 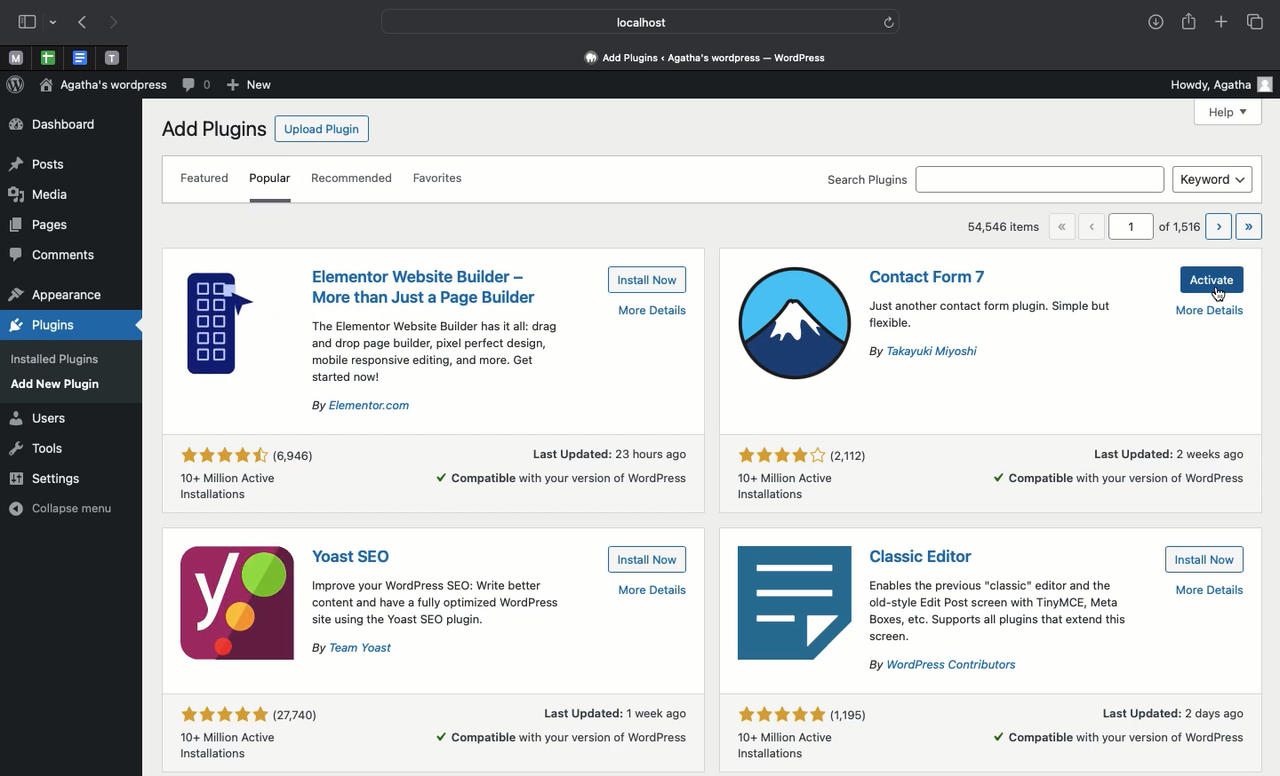 I want to click on Wordpress name, so click(x=105, y=88).